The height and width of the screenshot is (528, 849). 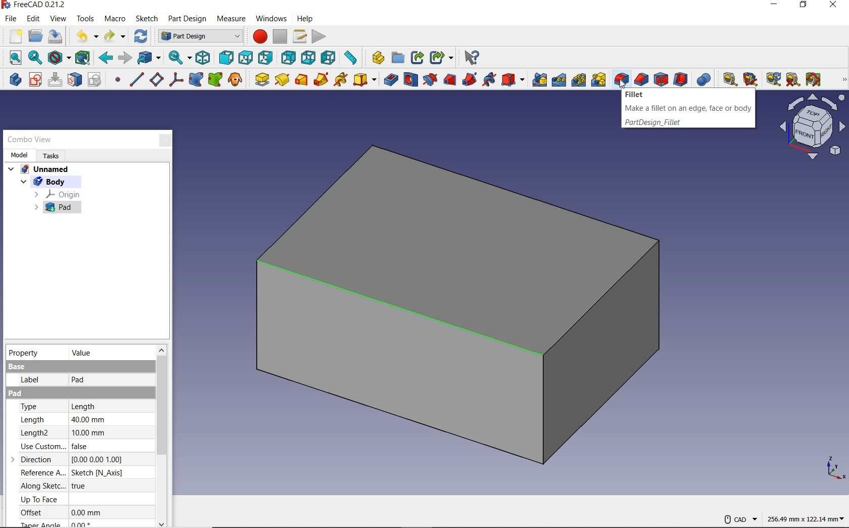 What do you see at coordinates (352, 58) in the screenshot?
I see `measure distance` at bounding box center [352, 58].